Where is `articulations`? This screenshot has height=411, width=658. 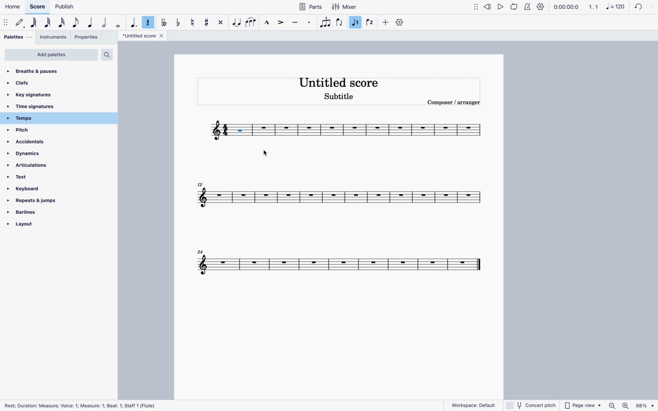
articulations is located at coordinates (43, 167).